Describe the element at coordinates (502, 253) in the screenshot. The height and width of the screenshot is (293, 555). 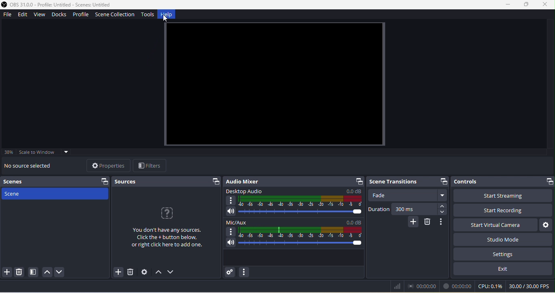
I see `settings` at that location.